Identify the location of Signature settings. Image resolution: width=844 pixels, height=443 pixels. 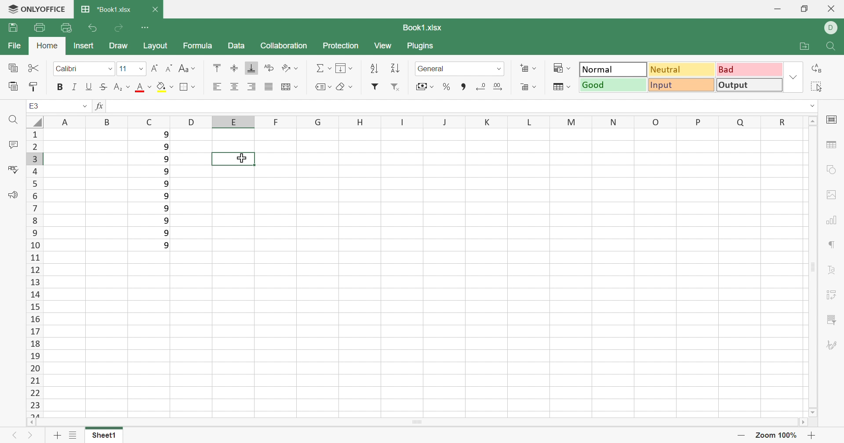
(833, 345).